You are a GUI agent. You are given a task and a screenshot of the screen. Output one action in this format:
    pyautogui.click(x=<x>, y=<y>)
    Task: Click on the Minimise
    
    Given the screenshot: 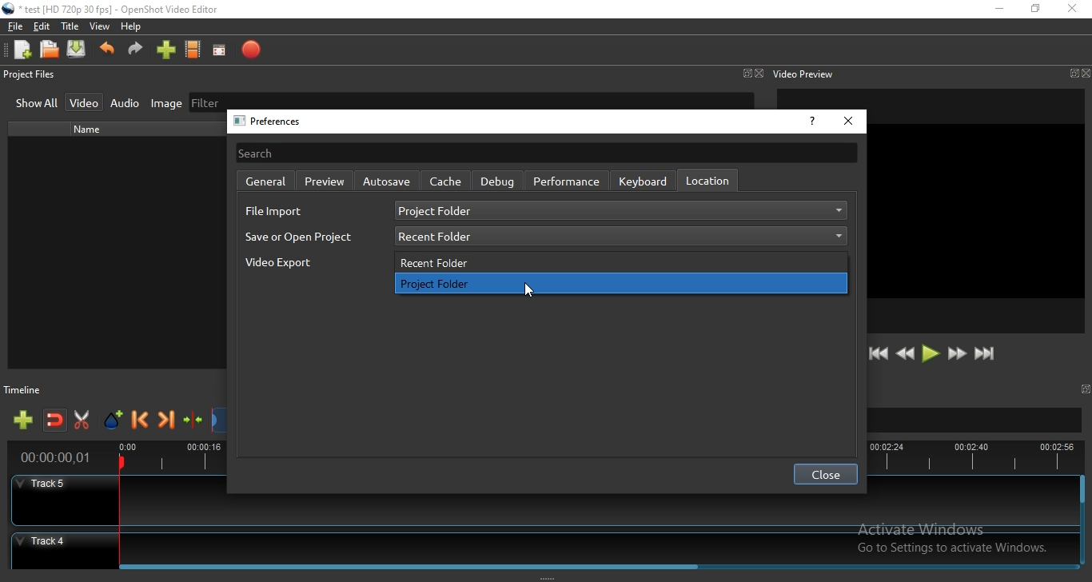 What is the action you would take?
    pyautogui.click(x=998, y=10)
    